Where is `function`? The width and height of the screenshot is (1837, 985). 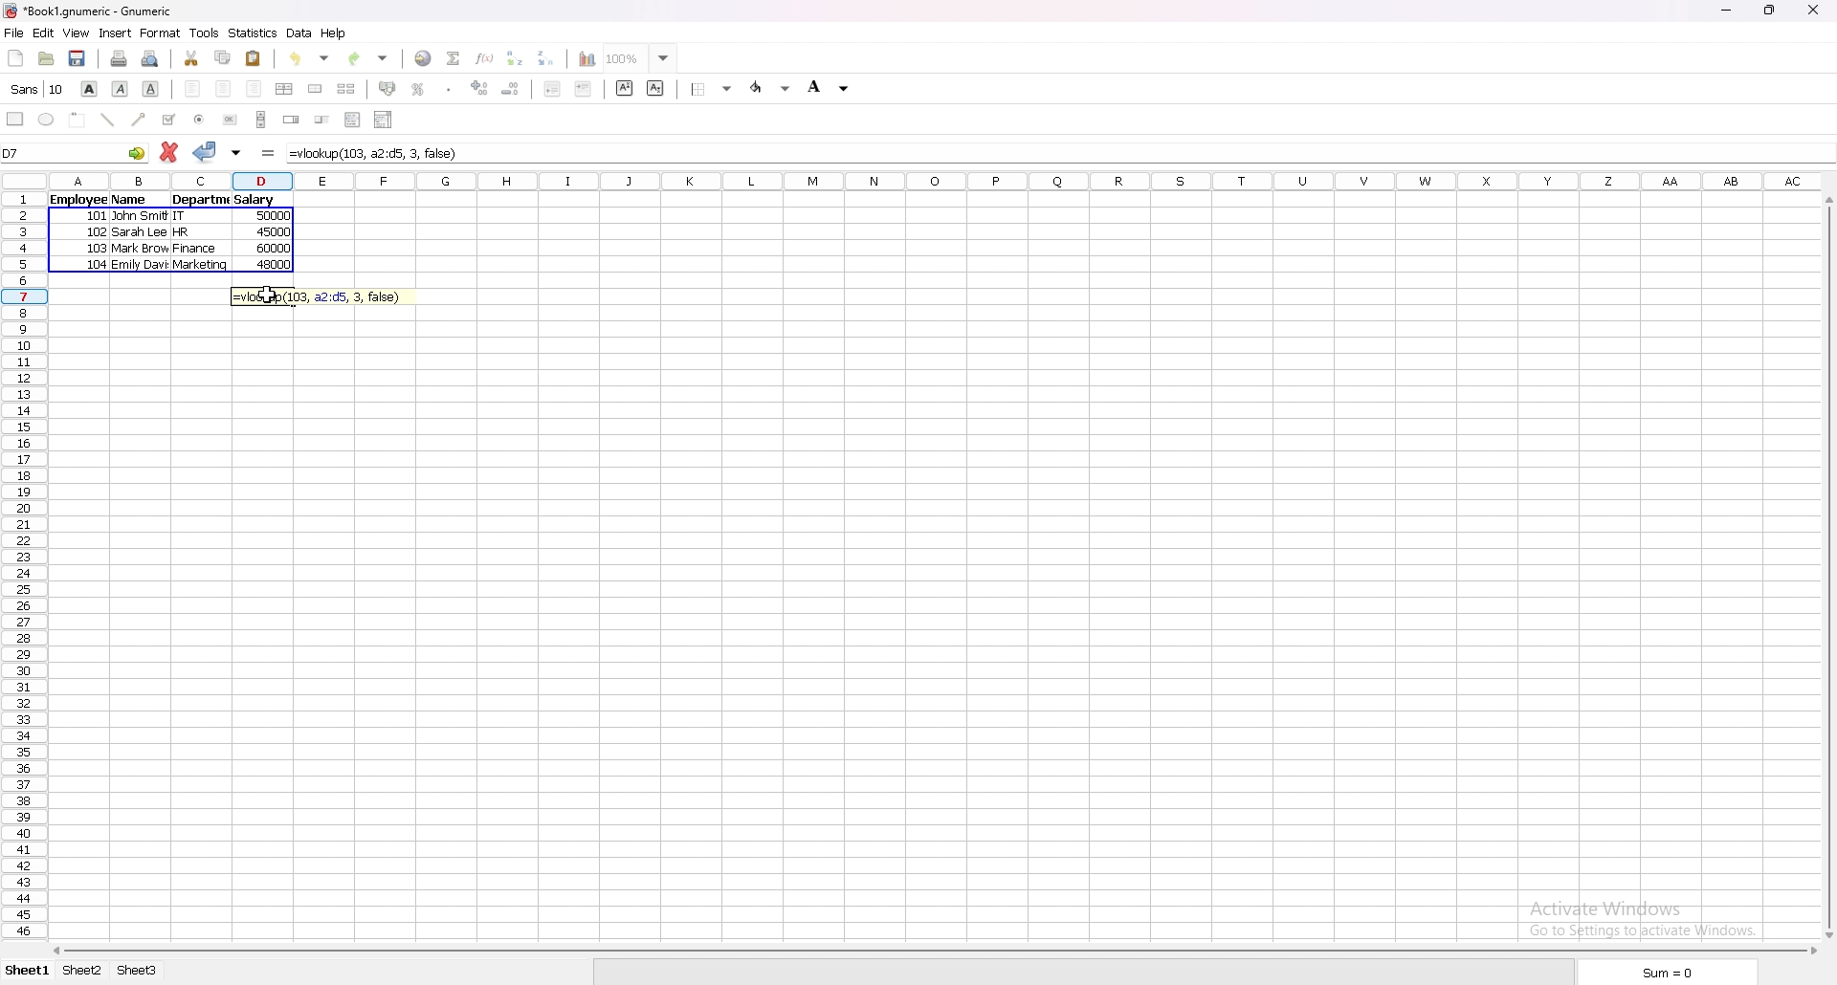 function is located at coordinates (485, 57).